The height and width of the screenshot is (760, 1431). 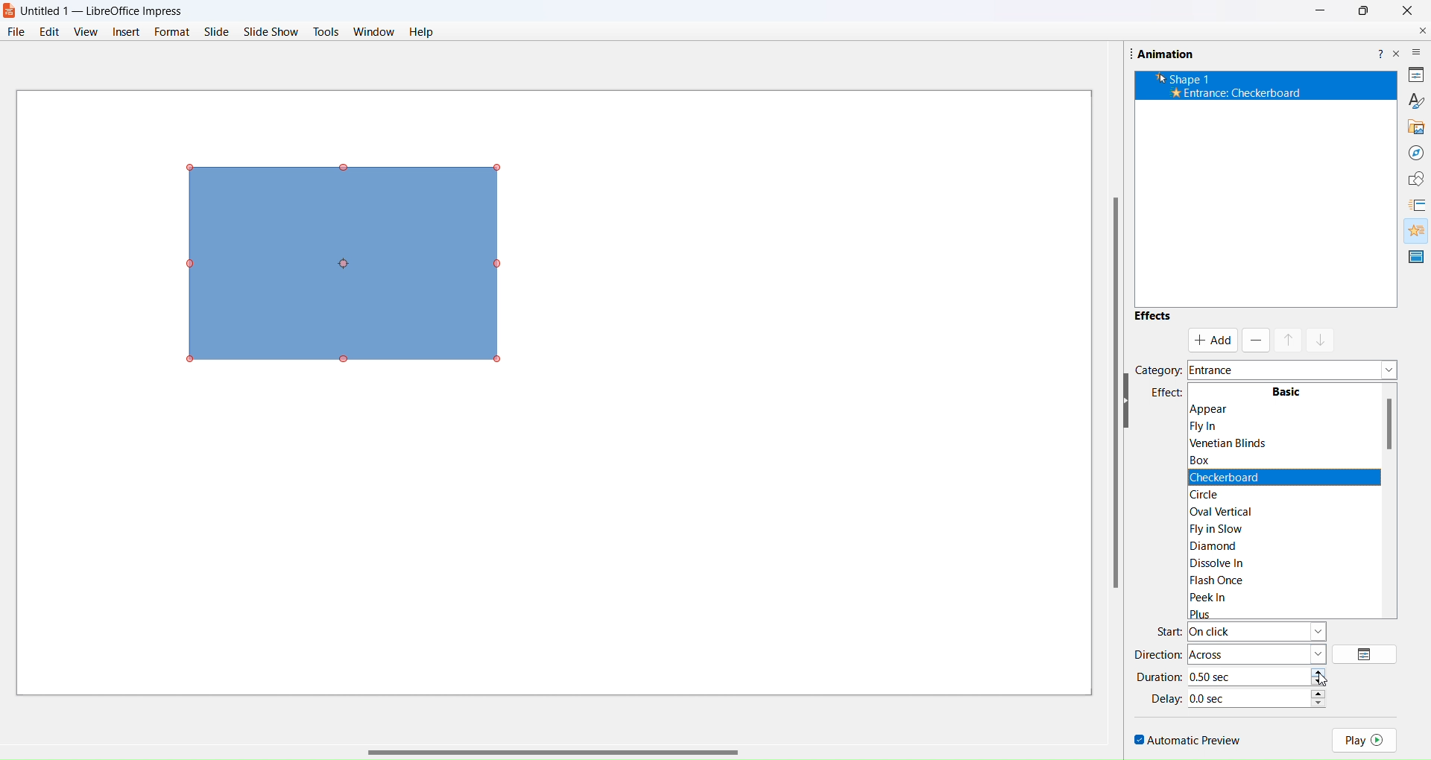 I want to click on add, so click(x=1213, y=341).